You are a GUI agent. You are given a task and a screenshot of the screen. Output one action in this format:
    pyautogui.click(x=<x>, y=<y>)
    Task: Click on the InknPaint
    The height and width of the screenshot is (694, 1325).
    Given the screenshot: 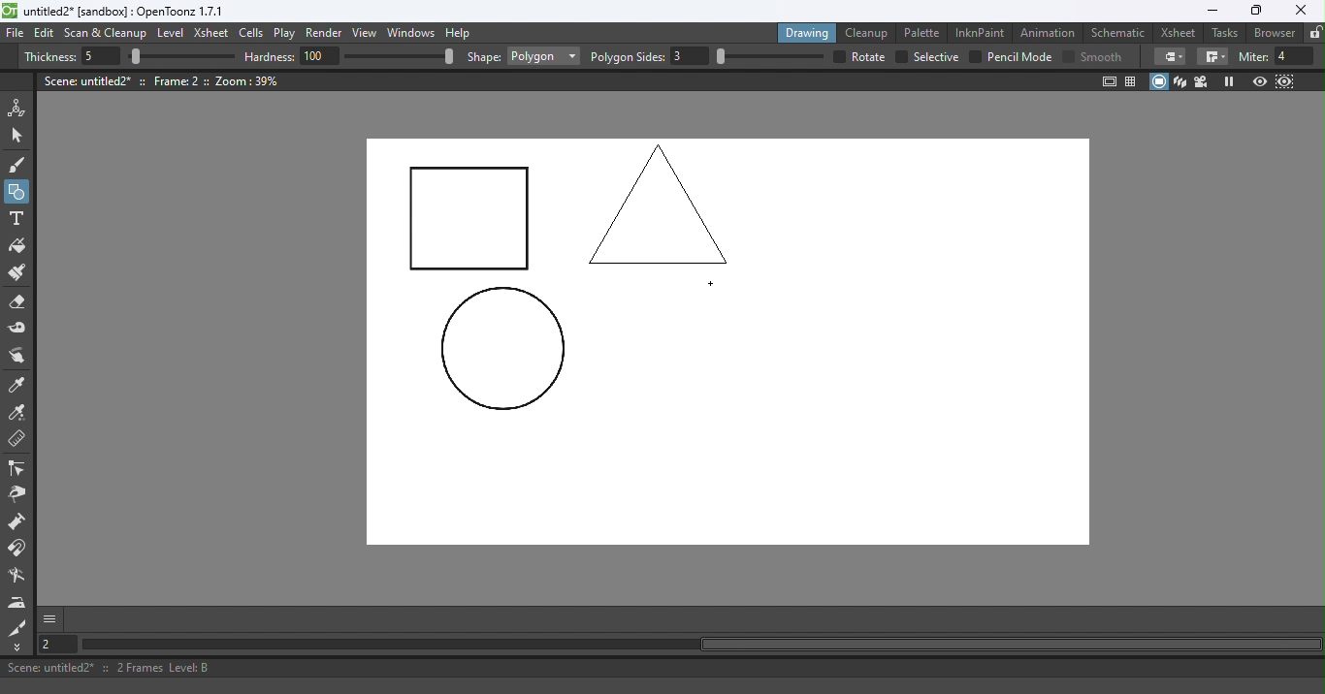 What is the action you would take?
    pyautogui.click(x=981, y=31)
    